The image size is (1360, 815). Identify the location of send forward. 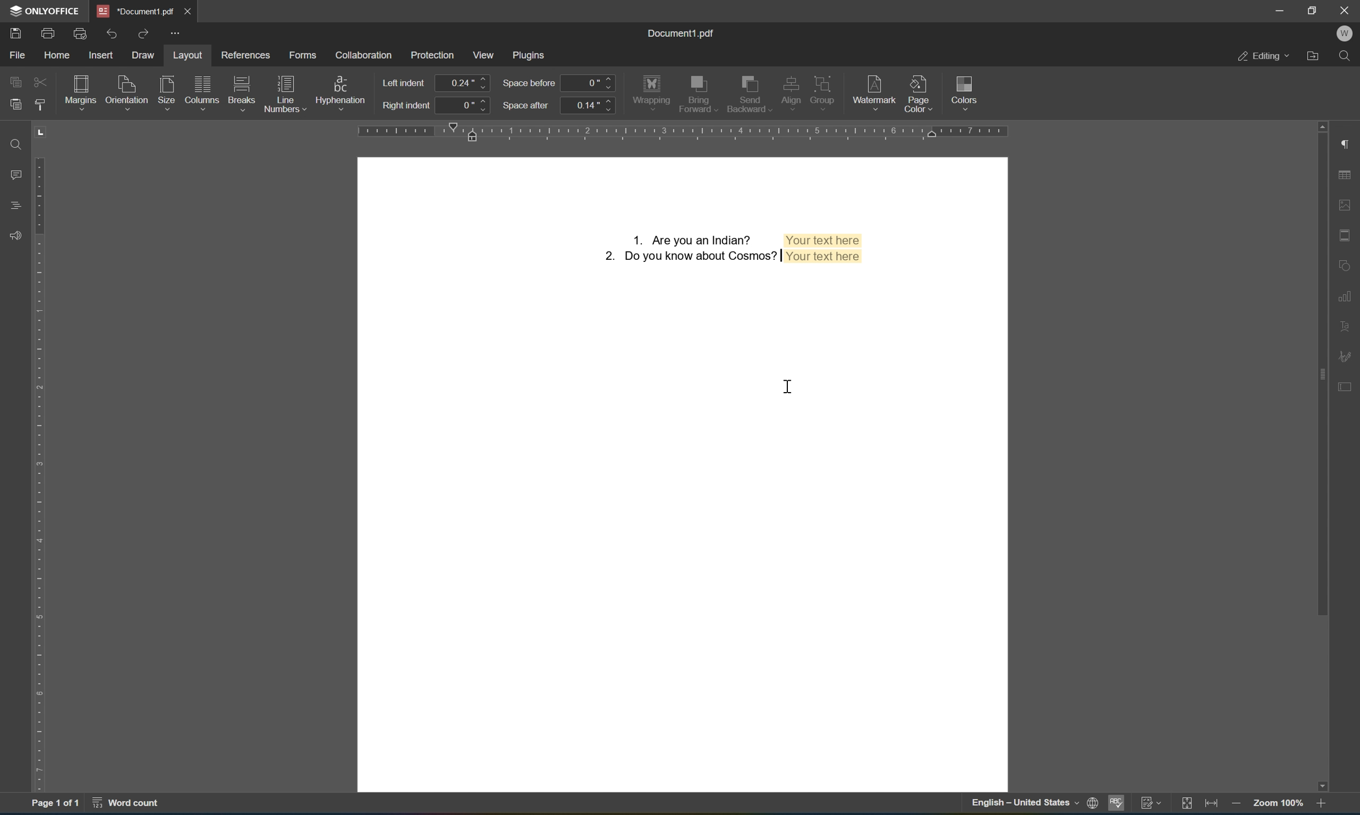
(699, 94).